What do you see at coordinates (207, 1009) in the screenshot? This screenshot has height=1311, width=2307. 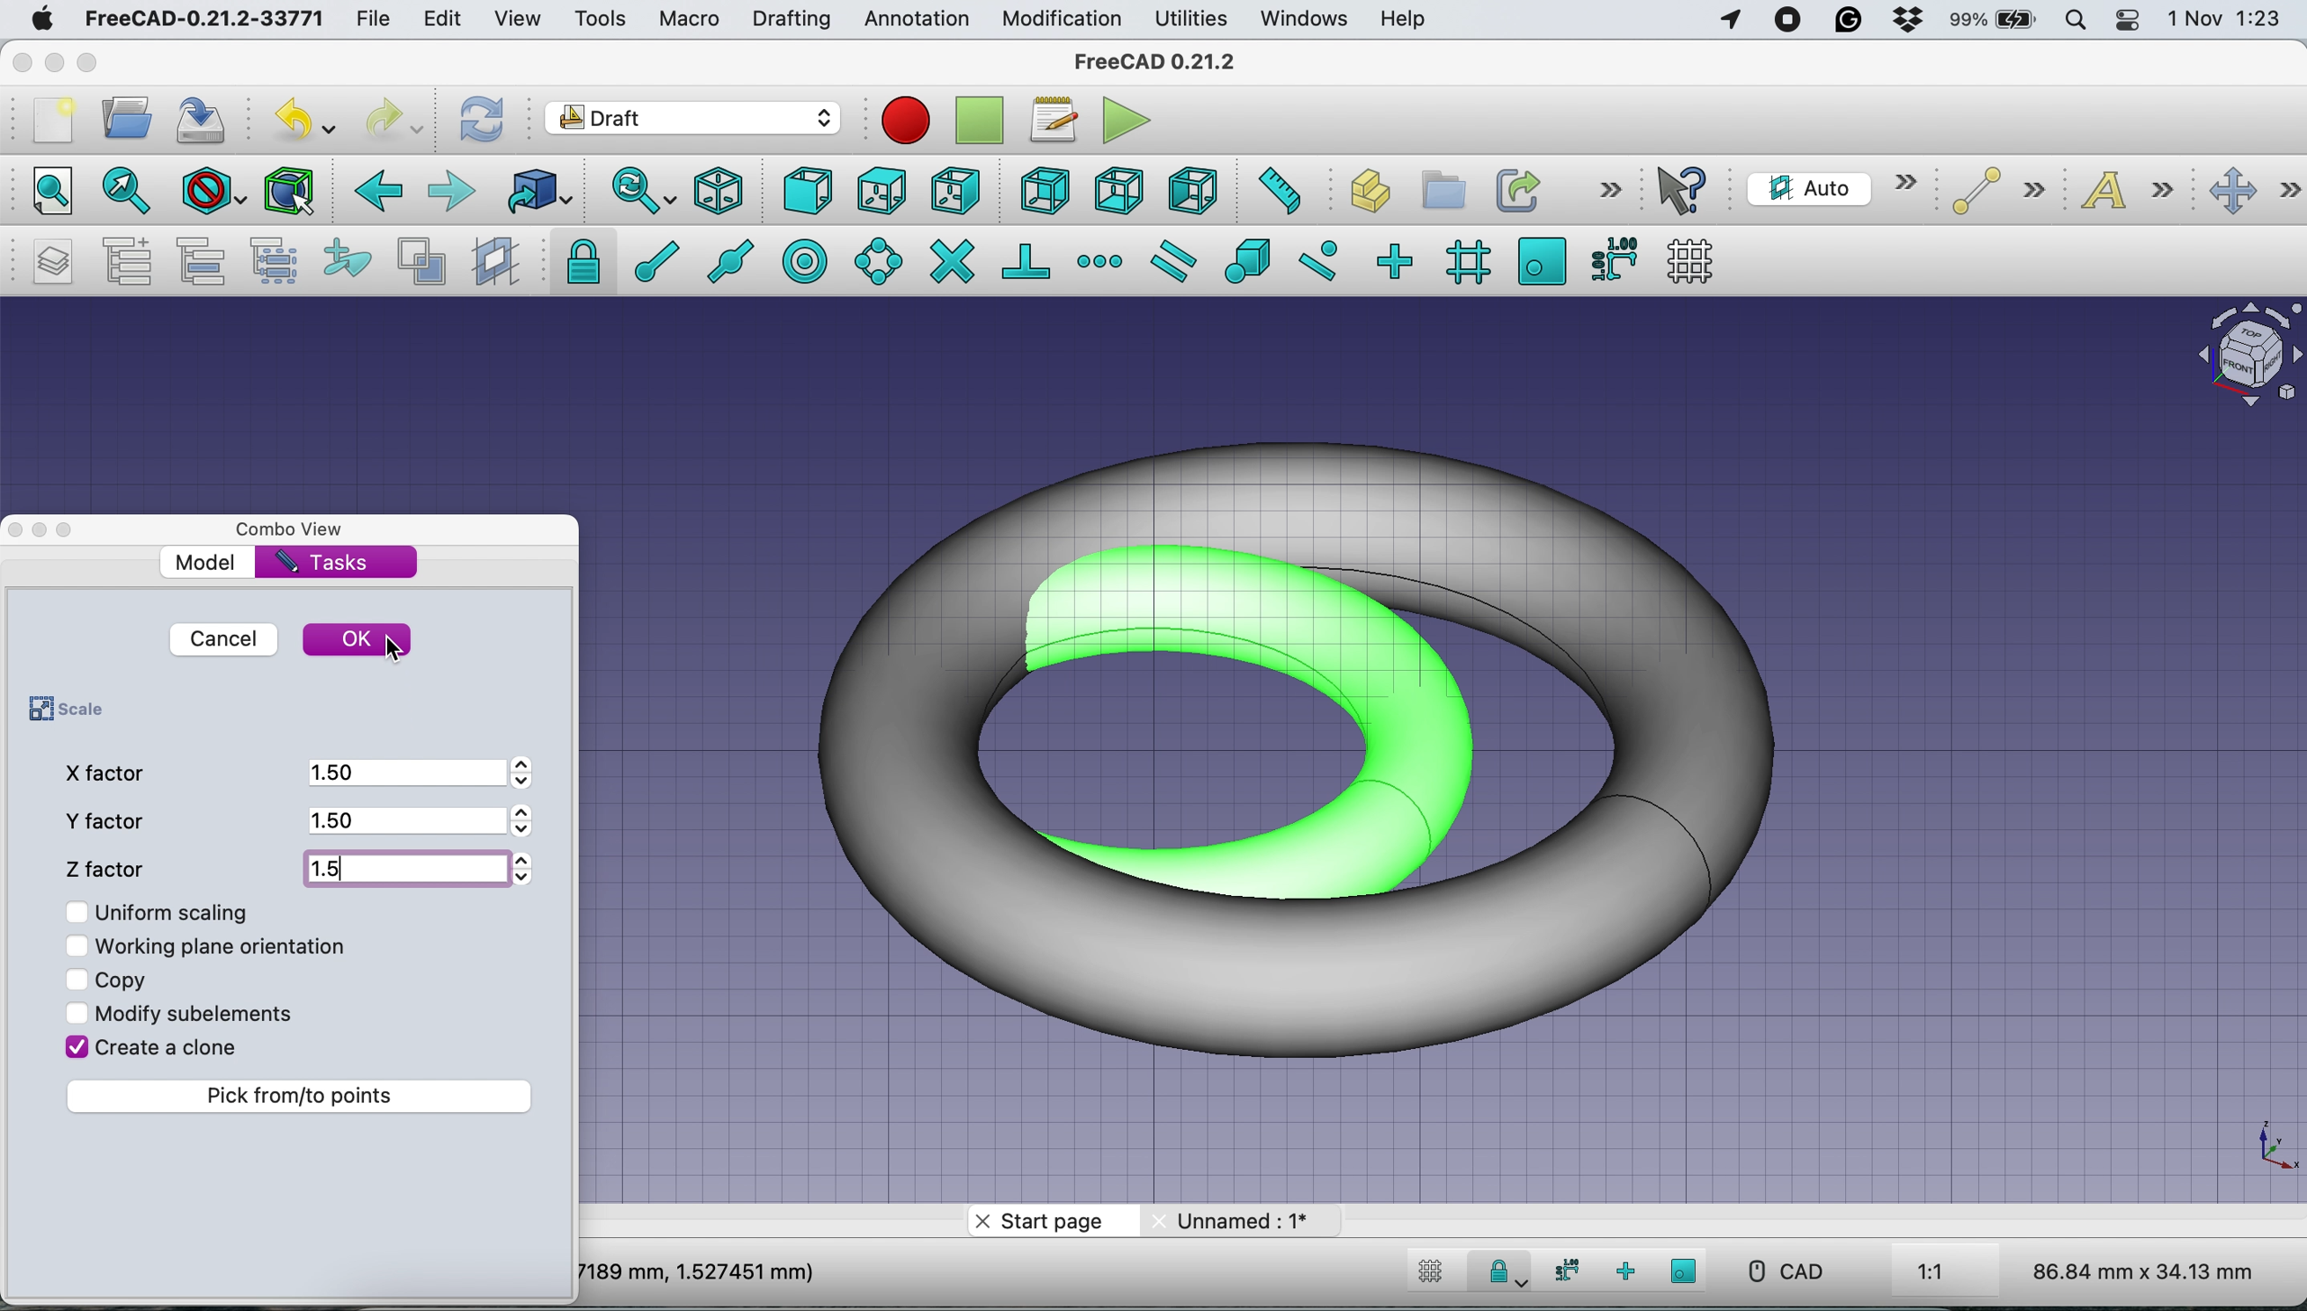 I see `modify sub elements` at bounding box center [207, 1009].